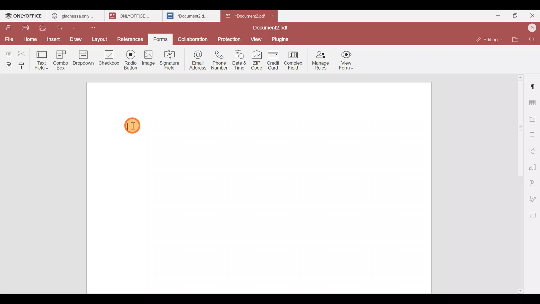 The image size is (540, 304). I want to click on Header & footer settings, so click(534, 136).